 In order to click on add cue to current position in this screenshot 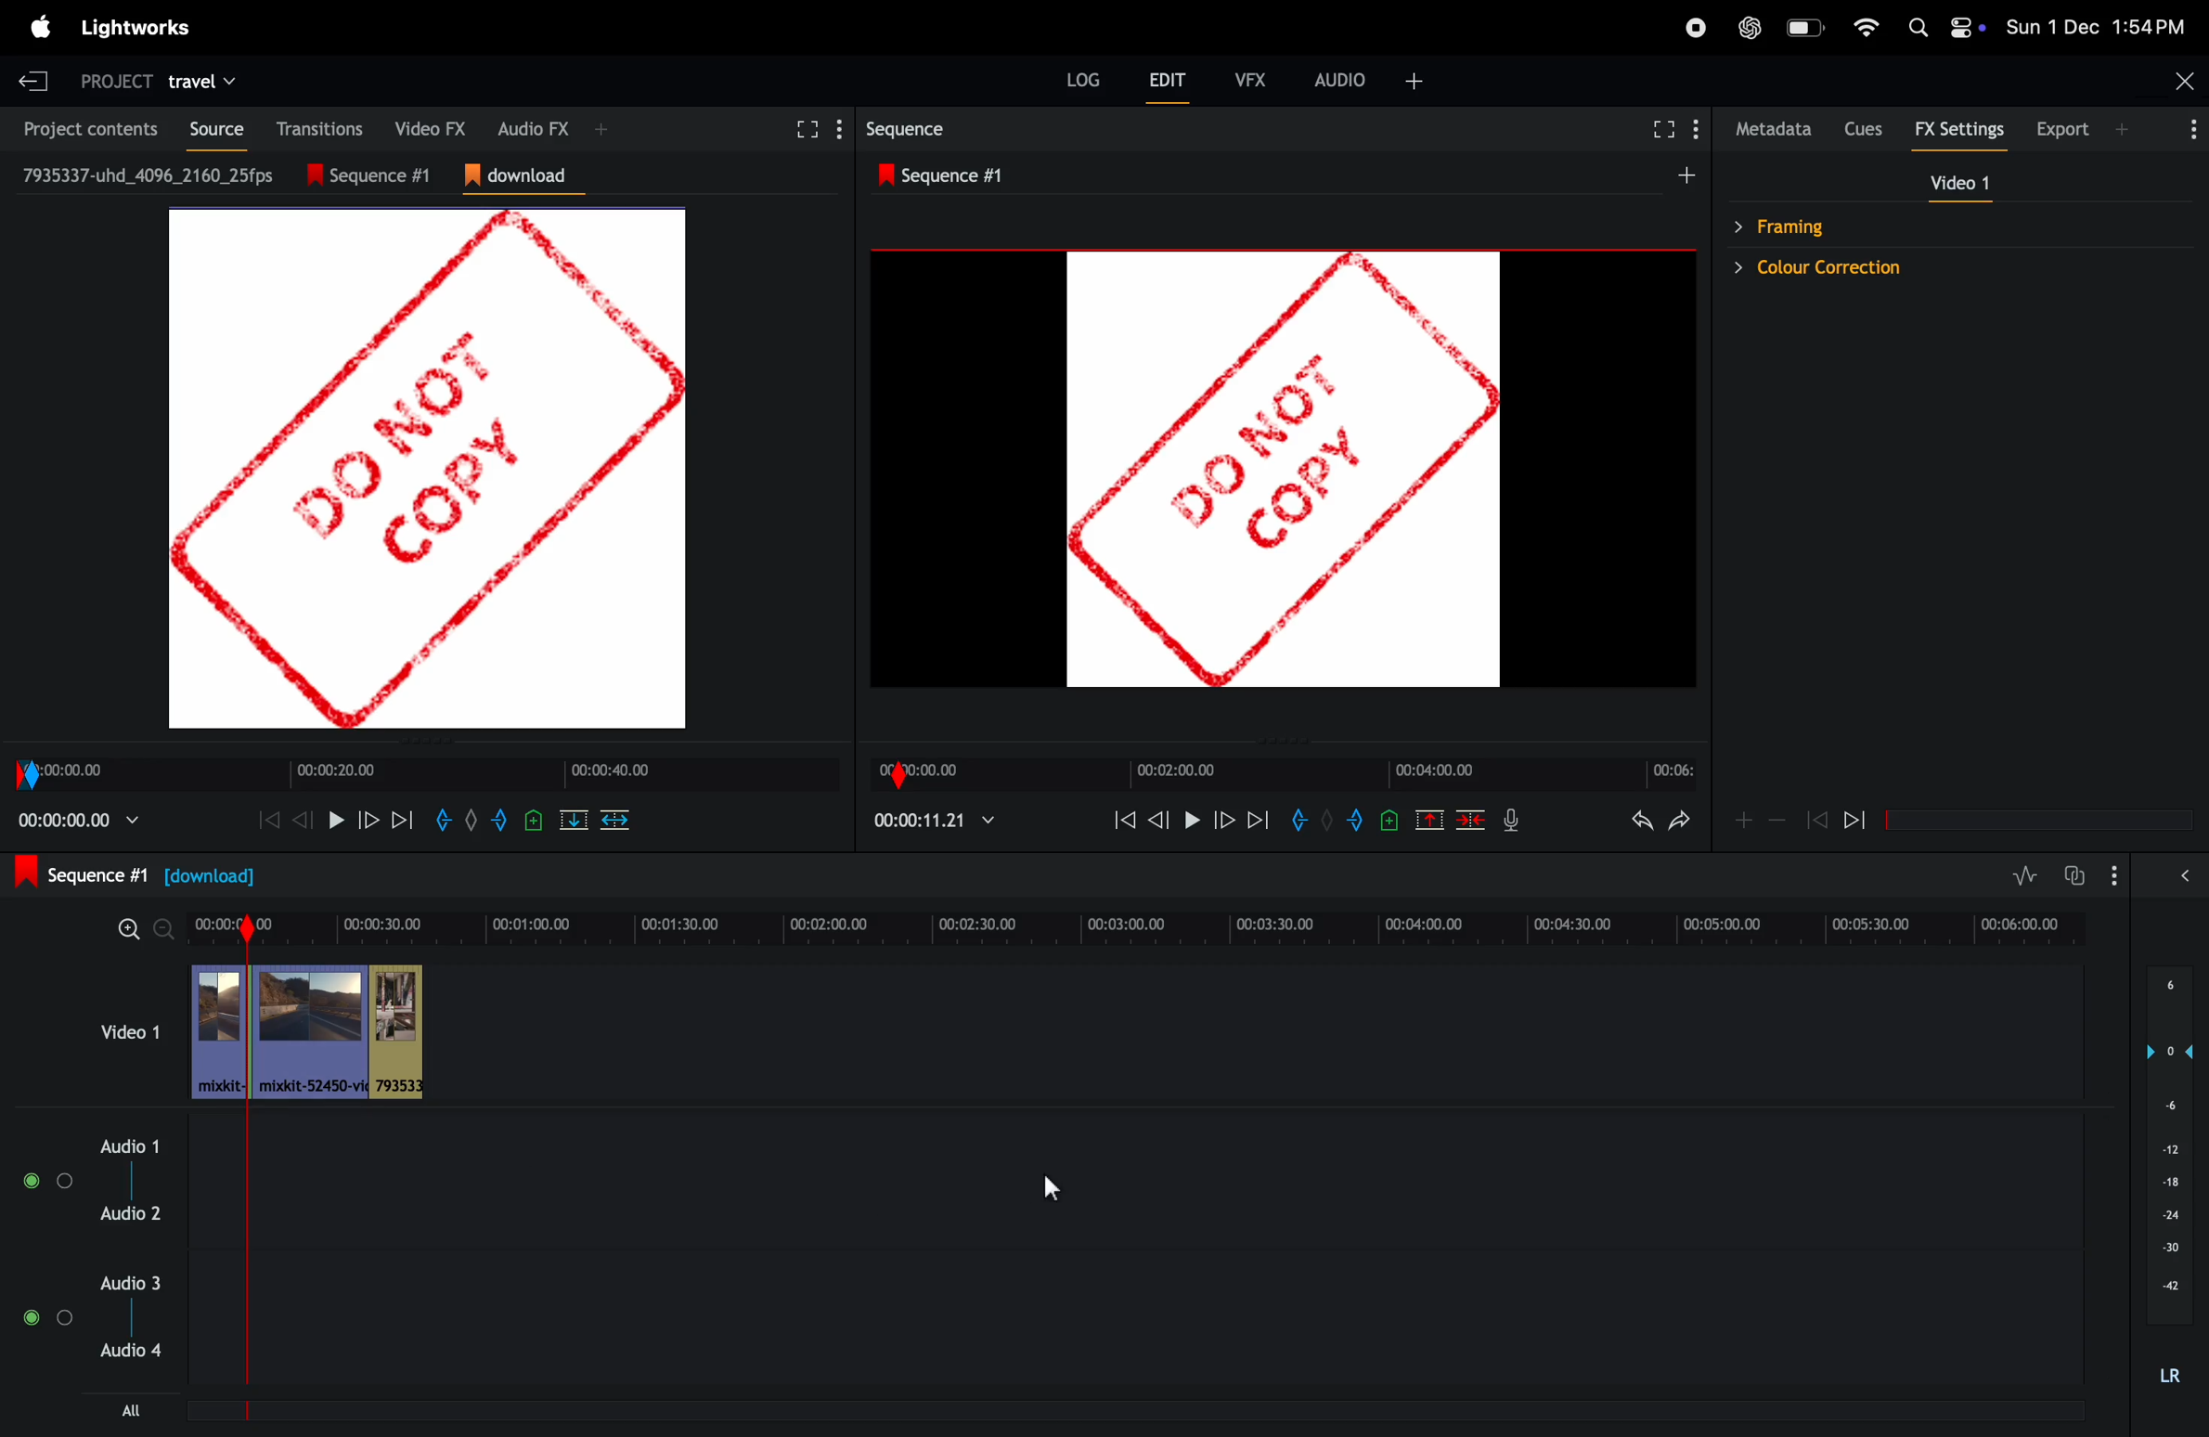, I will do `click(1389, 820)`.